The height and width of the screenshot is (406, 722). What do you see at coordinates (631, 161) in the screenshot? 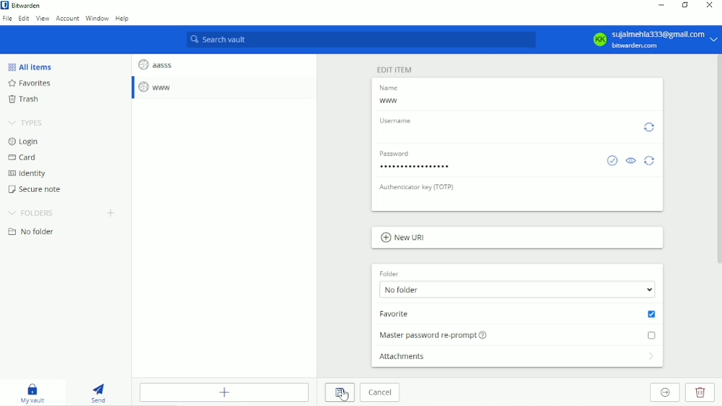
I see `Toggle visibility` at bounding box center [631, 161].